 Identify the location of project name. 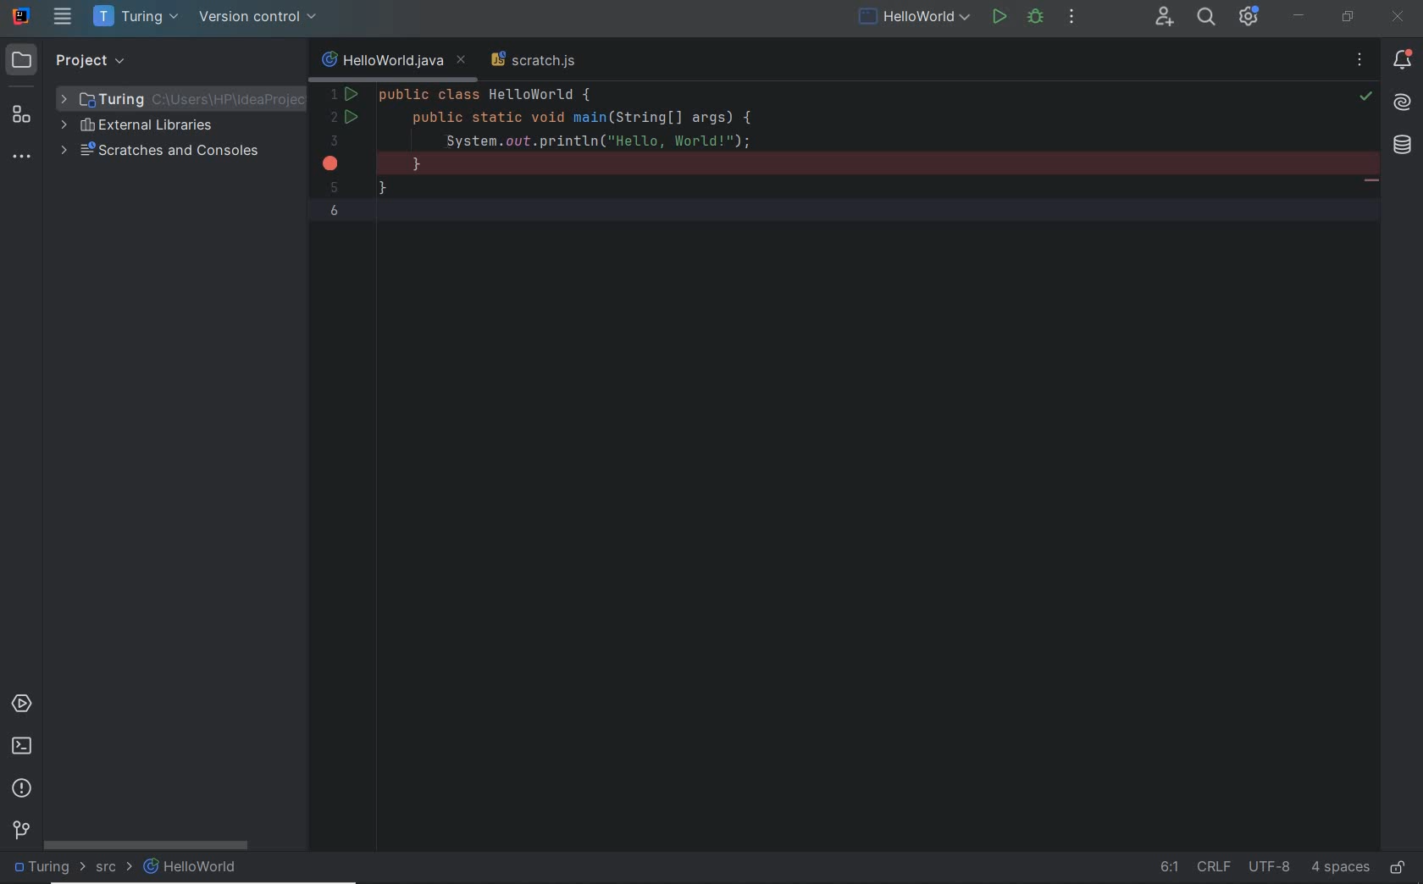
(47, 867).